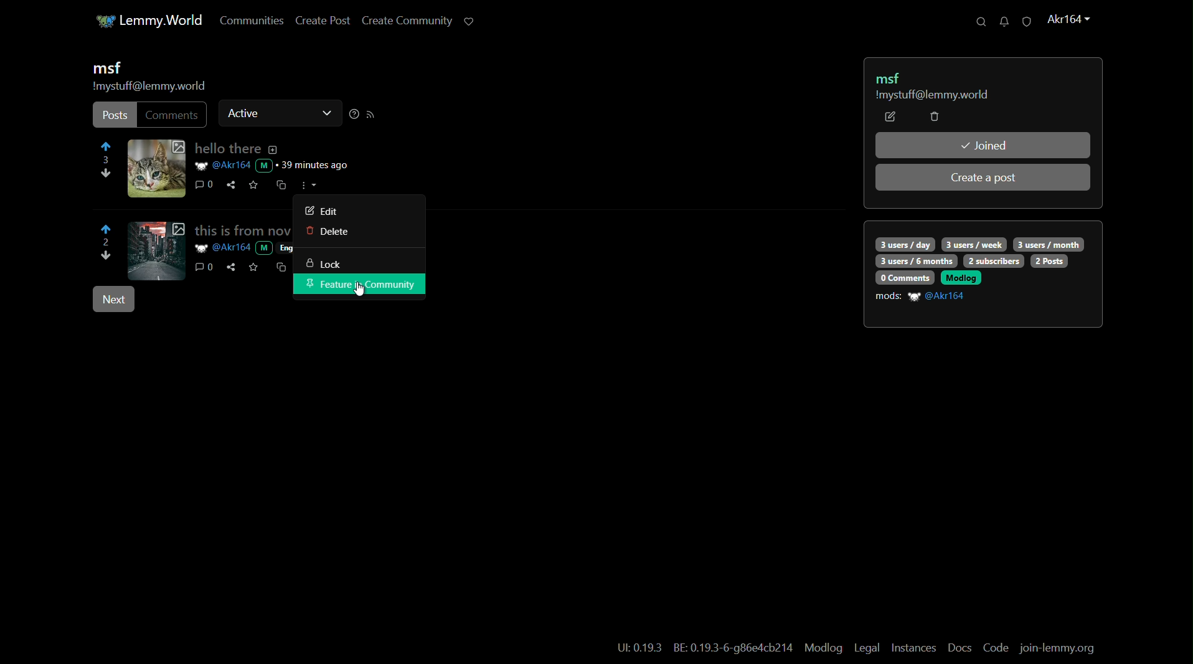 The image size is (1193, 664). What do you see at coordinates (976, 22) in the screenshot?
I see `search` at bounding box center [976, 22].